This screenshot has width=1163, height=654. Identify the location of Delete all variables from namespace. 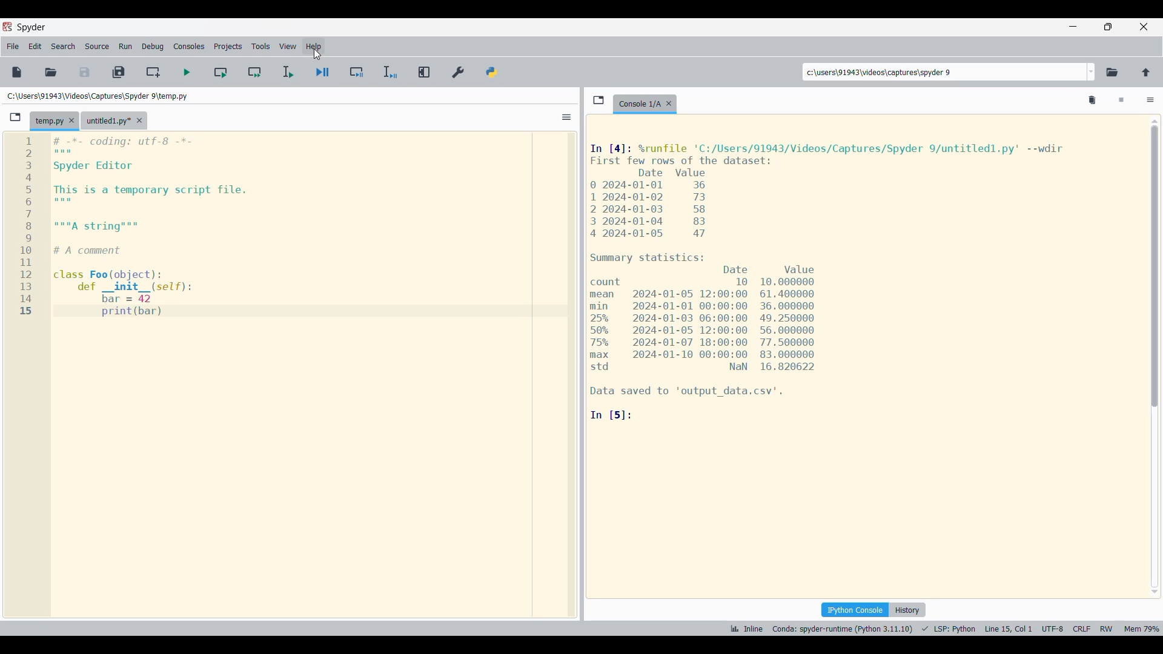
(1093, 101).